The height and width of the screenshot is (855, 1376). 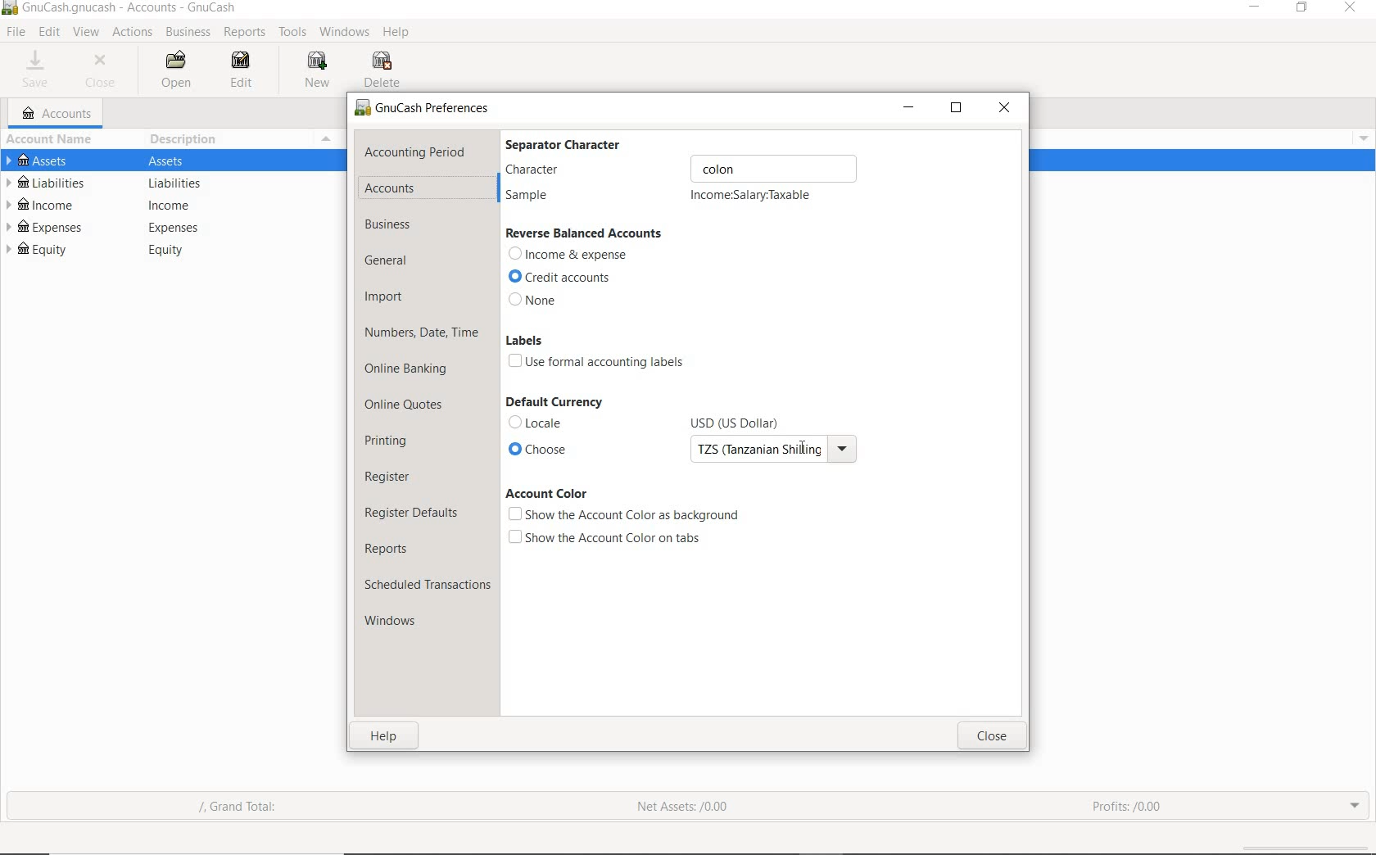 What do you see at coordinates (342, 31) in the screenshot?
I see `WINDOWS` at bounding box center [342, 31].